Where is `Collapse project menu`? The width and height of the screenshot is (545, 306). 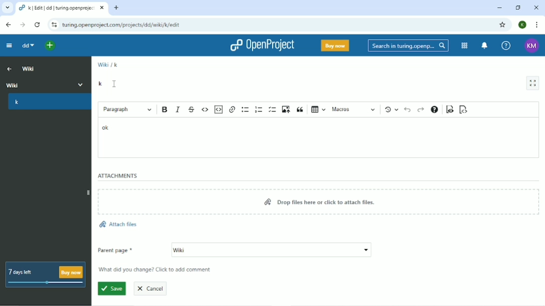 Collapse project menu is located at coordinates (8, 46).